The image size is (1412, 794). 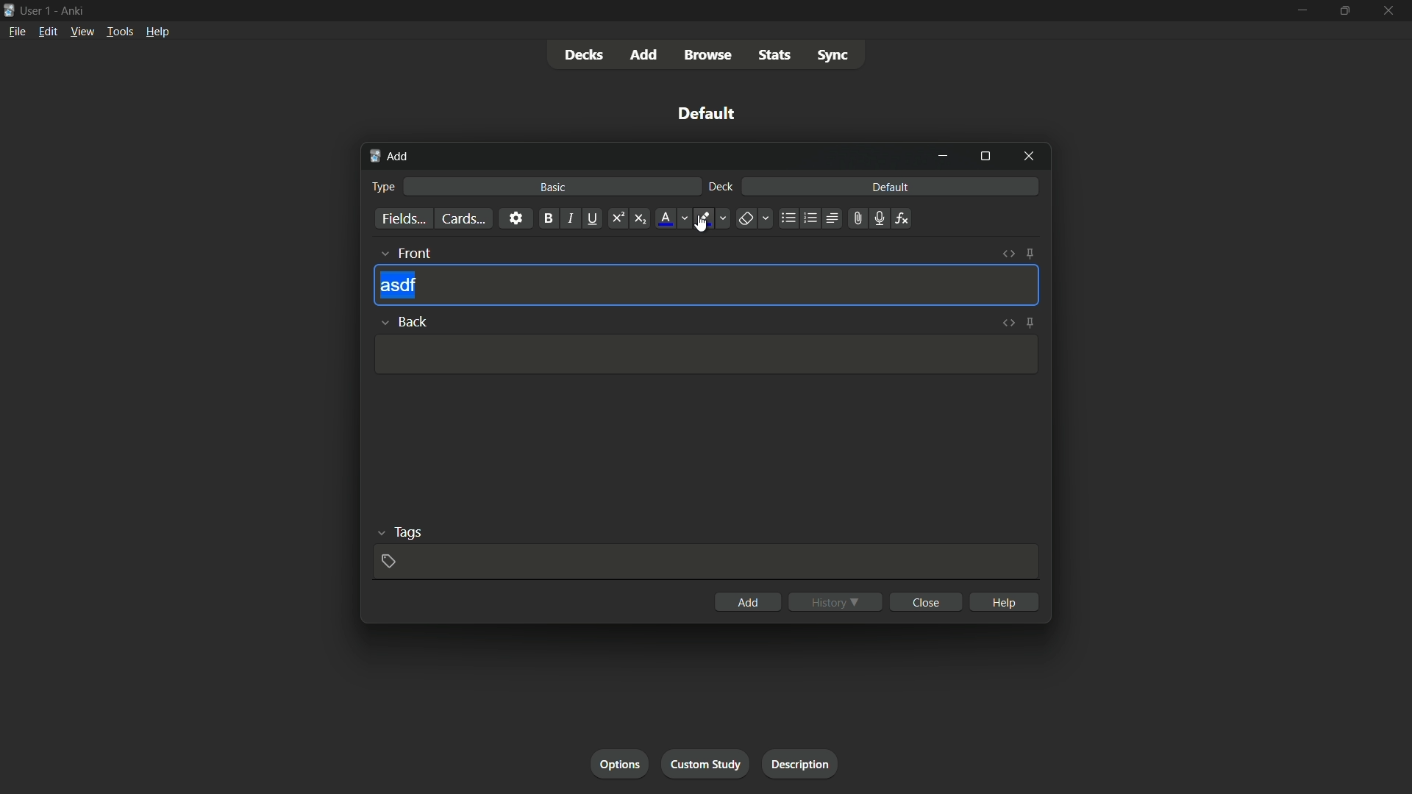 I want to click on add, so click(x=393, y=157).